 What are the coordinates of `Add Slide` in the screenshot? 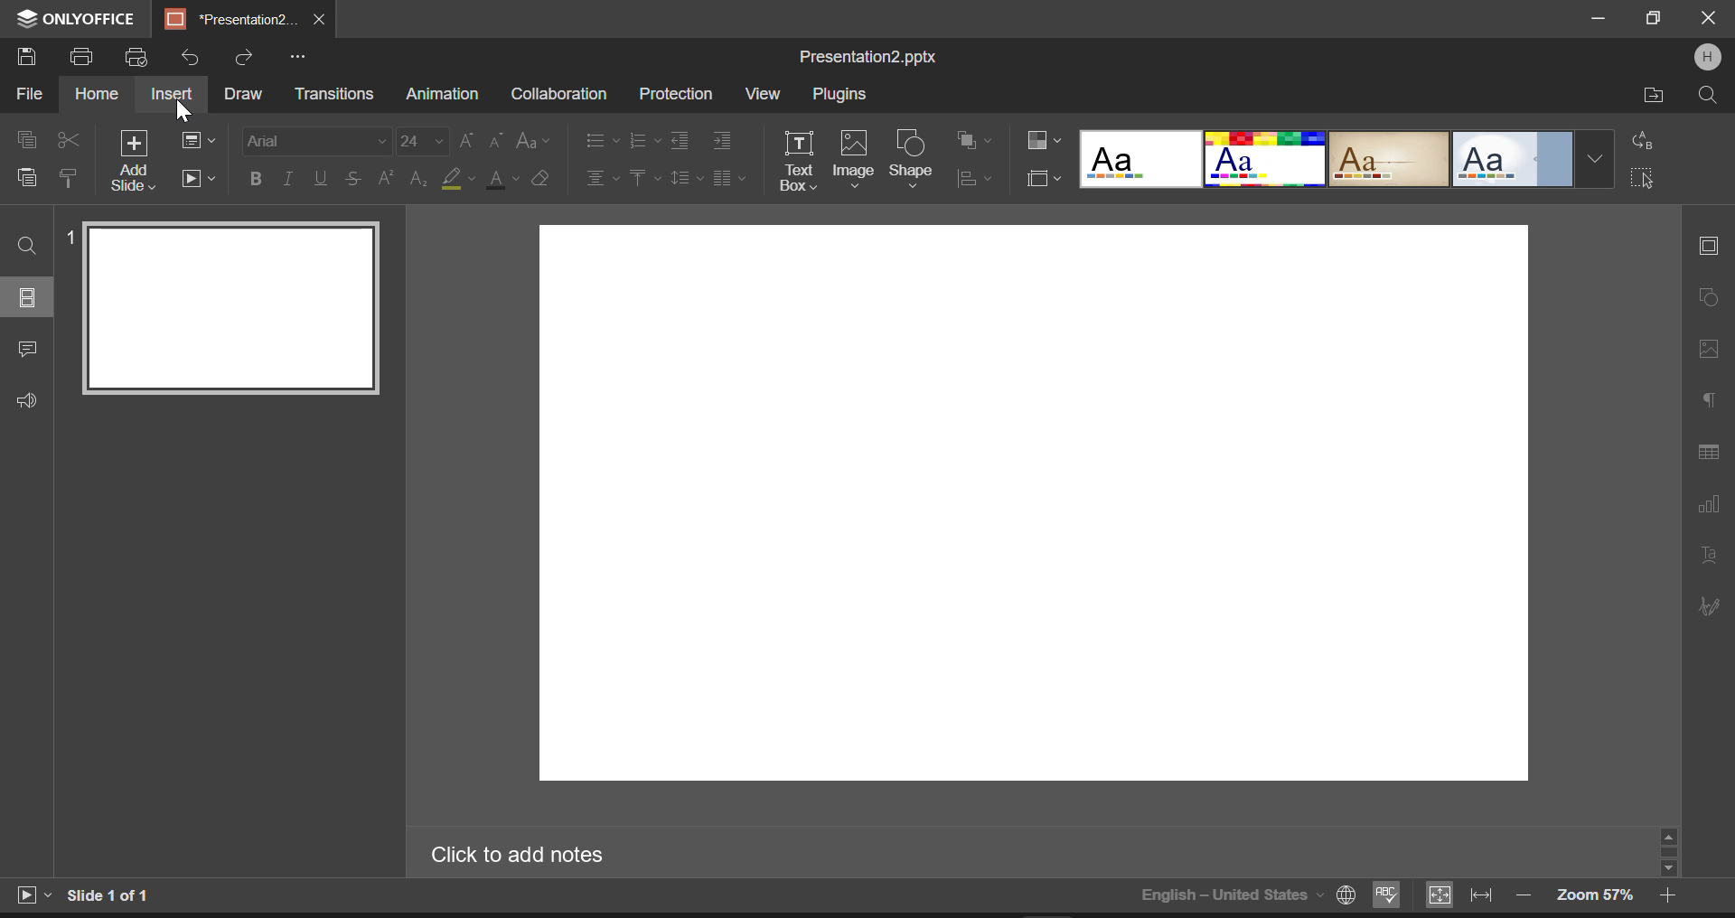 It's located at (134, 159).